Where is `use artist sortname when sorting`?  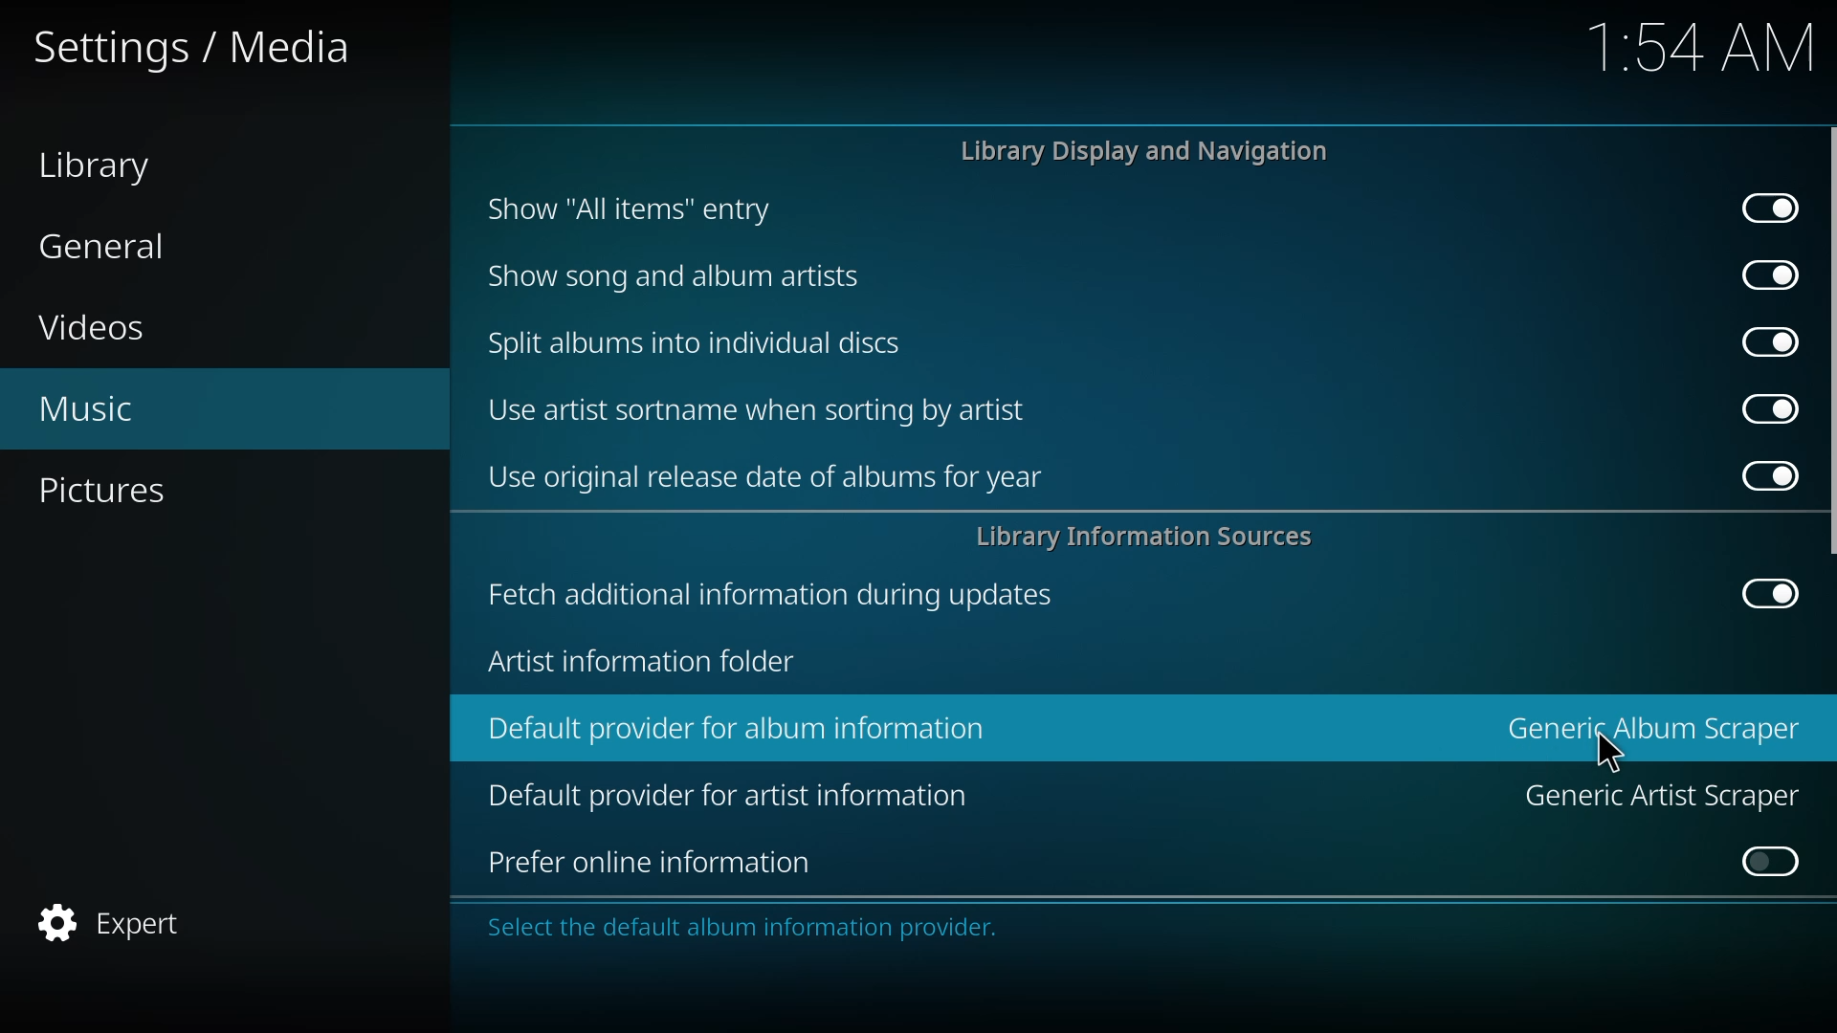 use artist sortname when sorting is located at coordinates (769, 411).